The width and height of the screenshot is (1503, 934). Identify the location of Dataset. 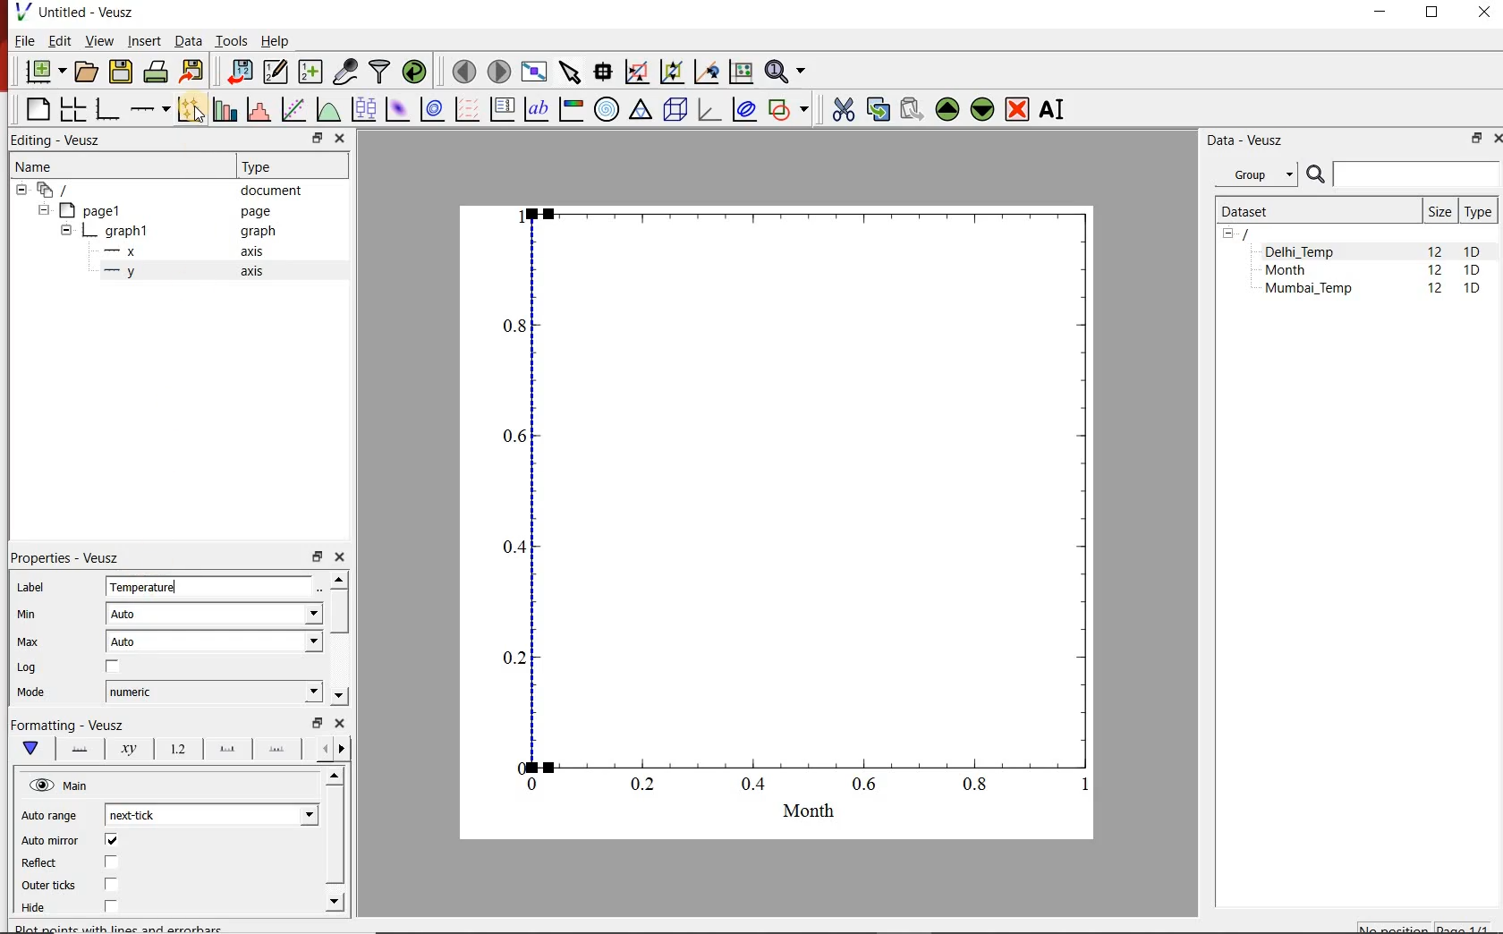
(1313, 211).